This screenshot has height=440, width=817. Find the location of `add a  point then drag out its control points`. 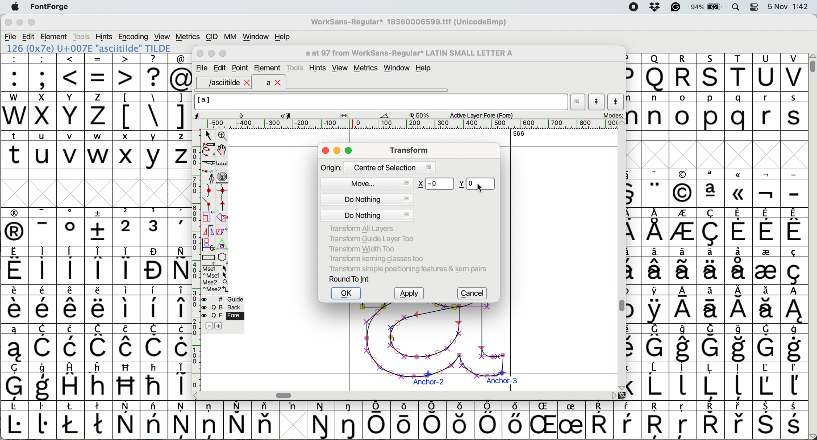

add a  point then drag out its control points is located at coordinates (209, 176).